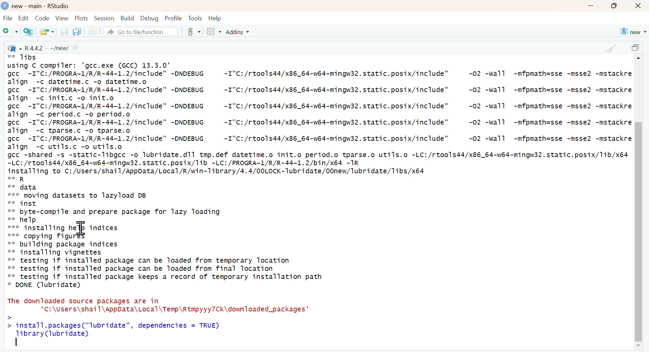 The height and width of the screenshot is (352, 649). What do you see at coordinates (614, 6) in the screenshot?
I see `maximize` at bounding box center [614, 6].